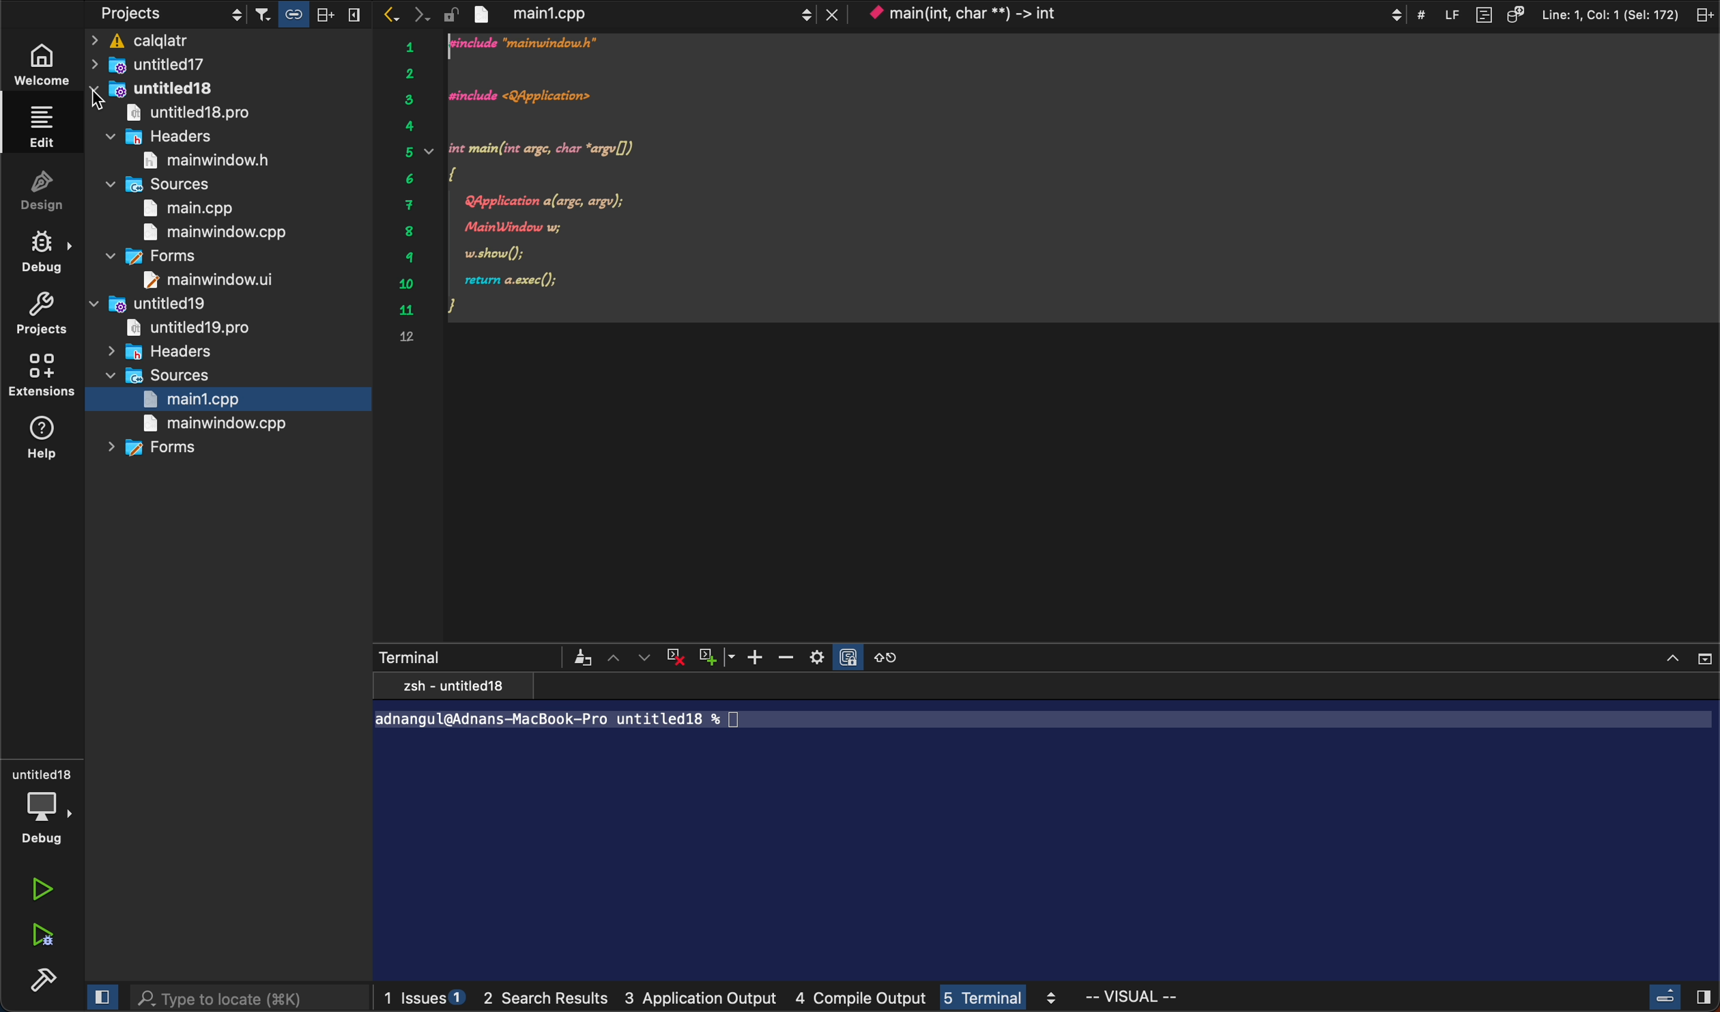 The image size is (1720, 1012). What do you see at coordinates (156, 448) in the screenshot?
I see `forms` at bounding box center [156, 448].